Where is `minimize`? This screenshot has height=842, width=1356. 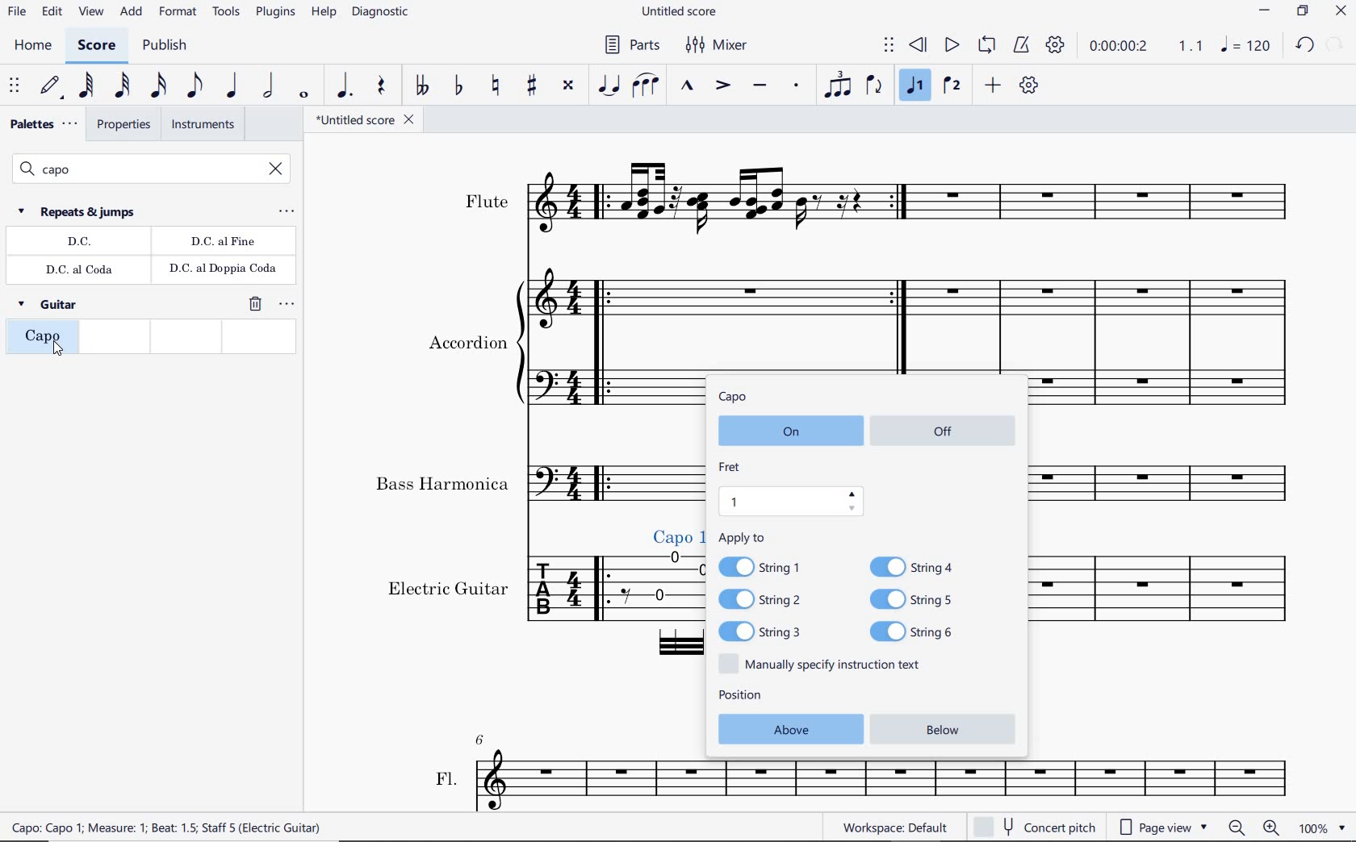 minimize is located at coordinates (1265, 11).